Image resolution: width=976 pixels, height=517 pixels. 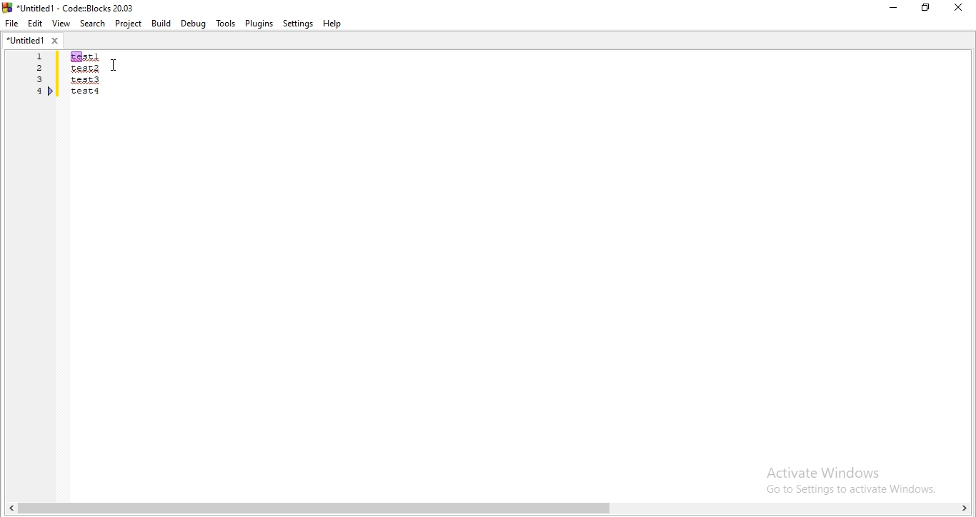 What do you see at coordinates (52, 91) in the screenshot?
I see `bookmark` at bounding box center [52, 91].